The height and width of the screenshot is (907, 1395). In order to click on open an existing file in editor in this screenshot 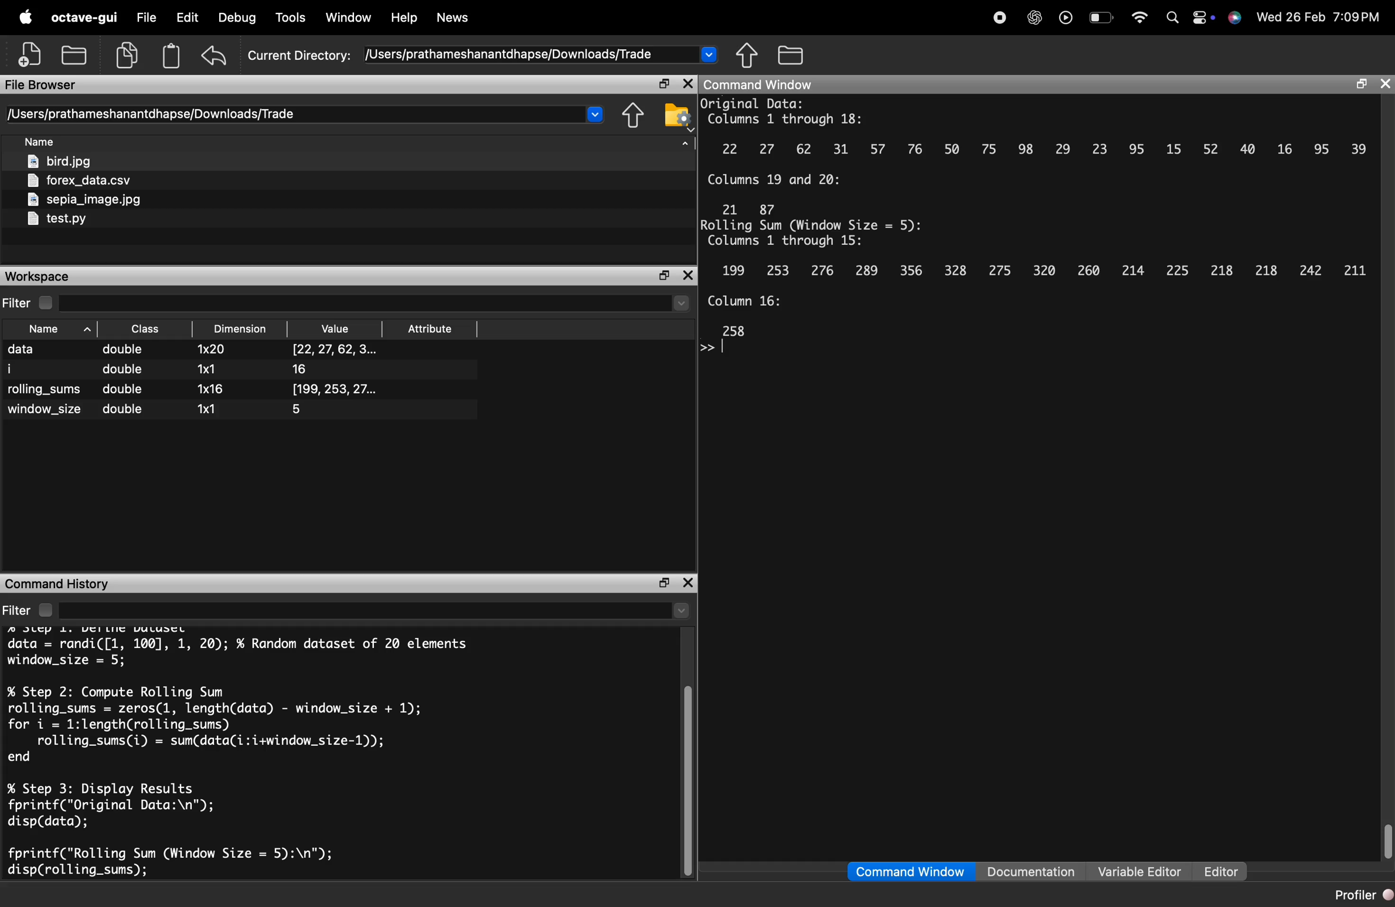, I will do `click(74, 55)`.